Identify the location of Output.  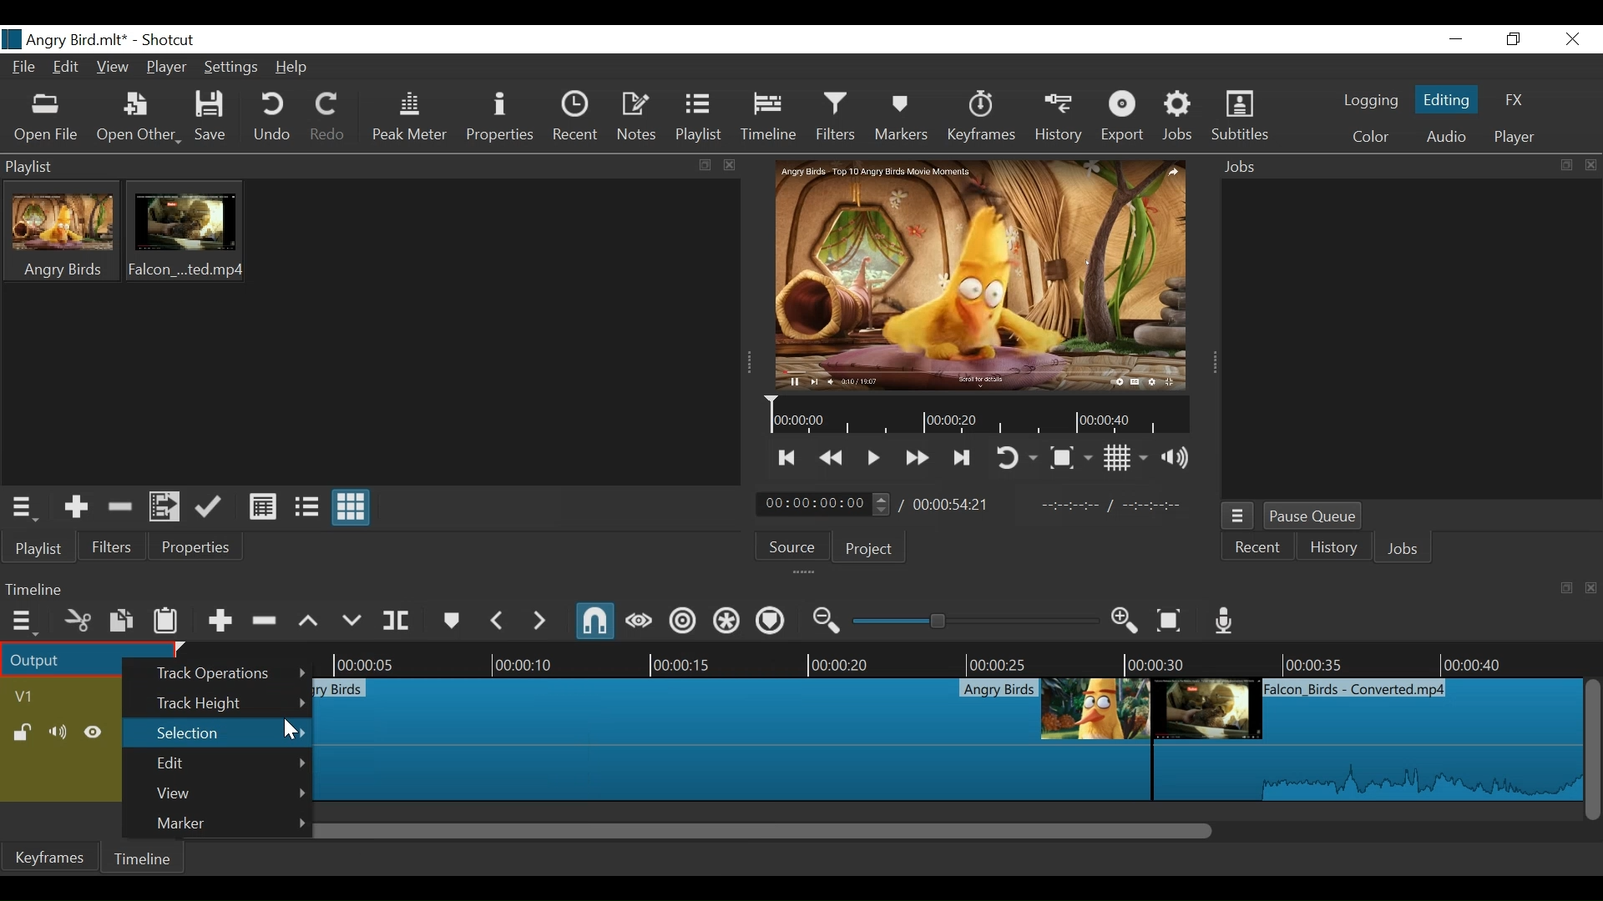
(68, 658).